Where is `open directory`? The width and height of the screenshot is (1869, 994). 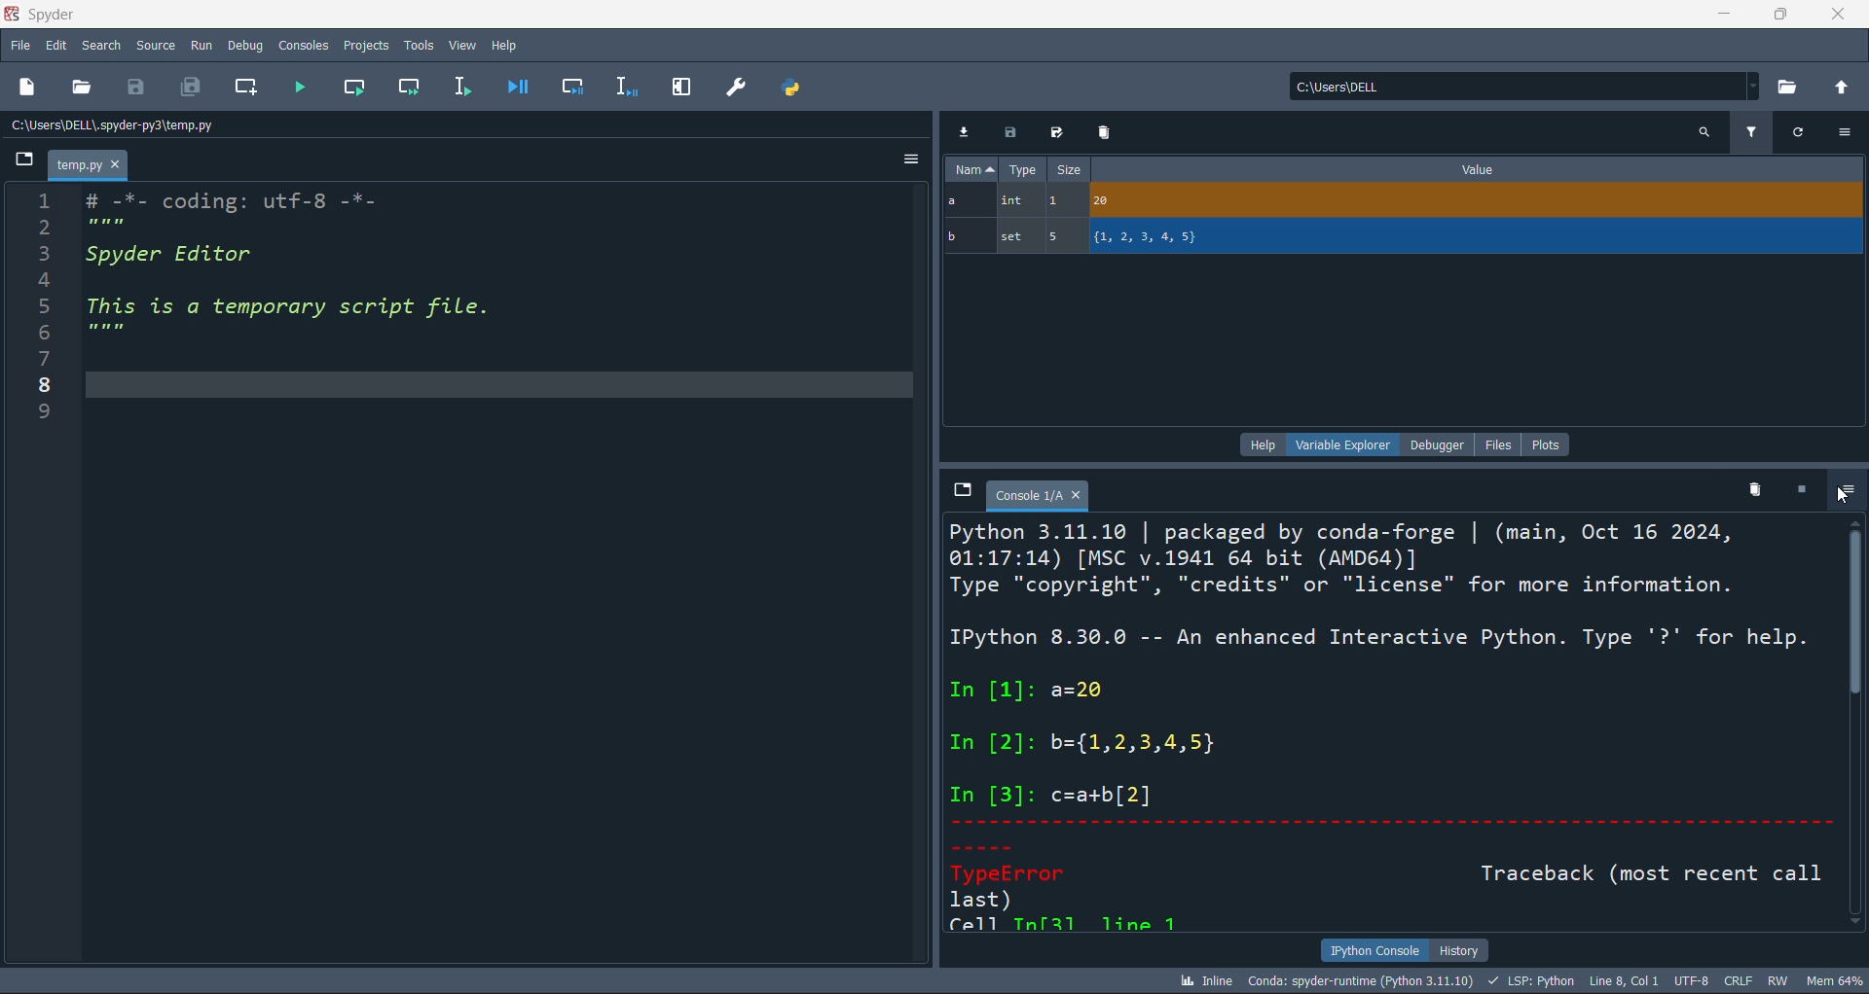 open directory is located at coordinates (1790, 86).